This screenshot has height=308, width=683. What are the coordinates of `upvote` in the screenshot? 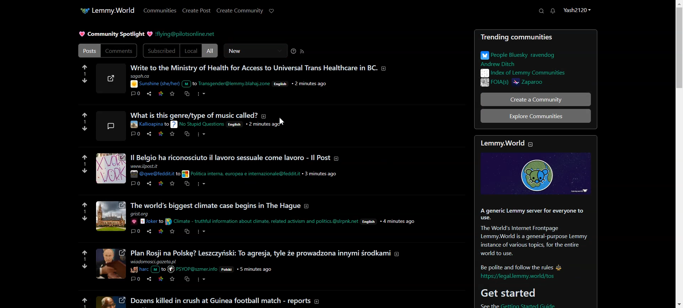 It's located at (85, 115).